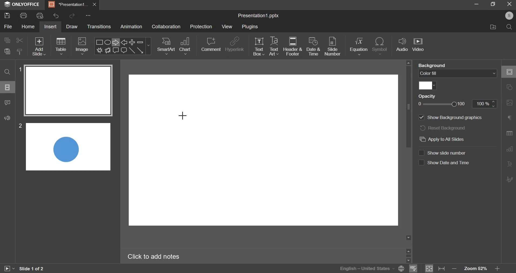  Describe the element at coordinates (442, 139) in the screenshot. I see `apply to all slides` at that location.